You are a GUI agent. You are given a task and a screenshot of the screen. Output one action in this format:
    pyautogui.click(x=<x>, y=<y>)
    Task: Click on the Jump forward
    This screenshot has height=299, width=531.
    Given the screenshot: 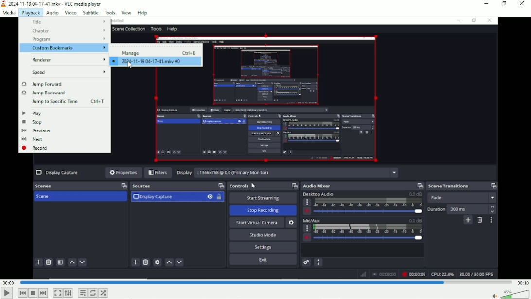 What is the action you would take?
    pyautogui.click(x=42, y=84)
    